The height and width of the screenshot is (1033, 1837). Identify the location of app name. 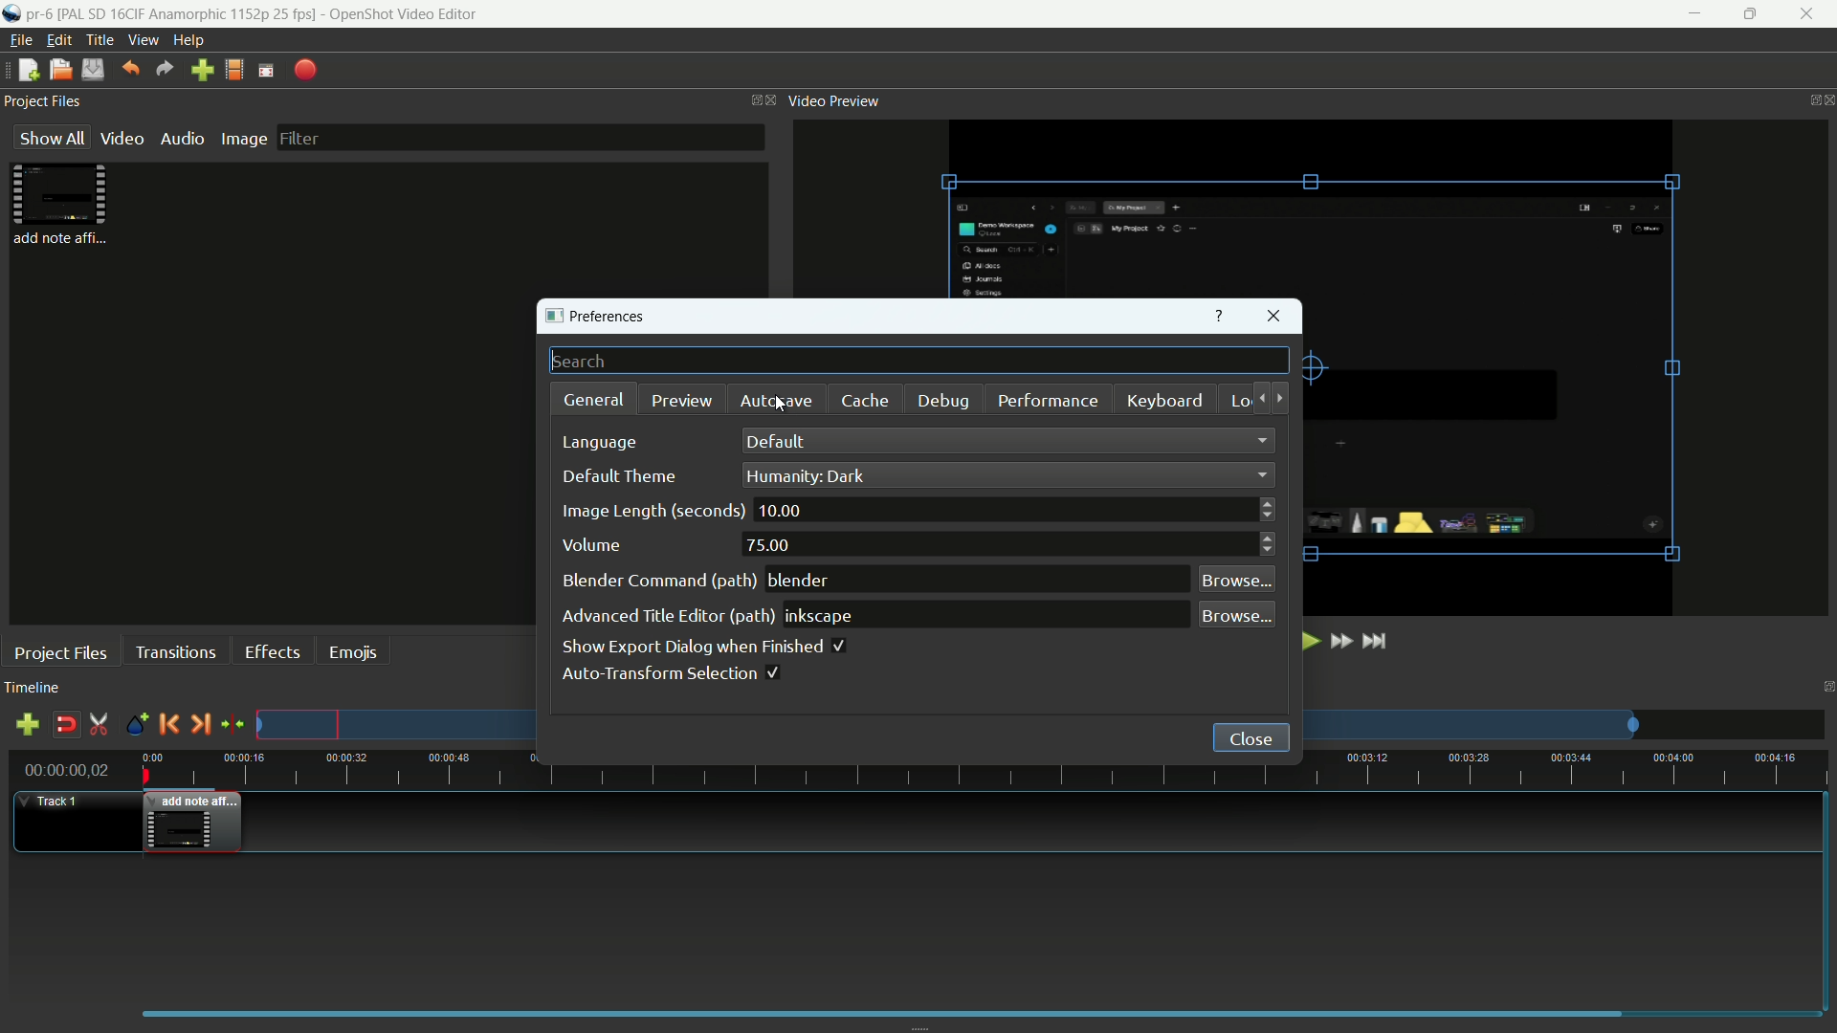
(406, 15).